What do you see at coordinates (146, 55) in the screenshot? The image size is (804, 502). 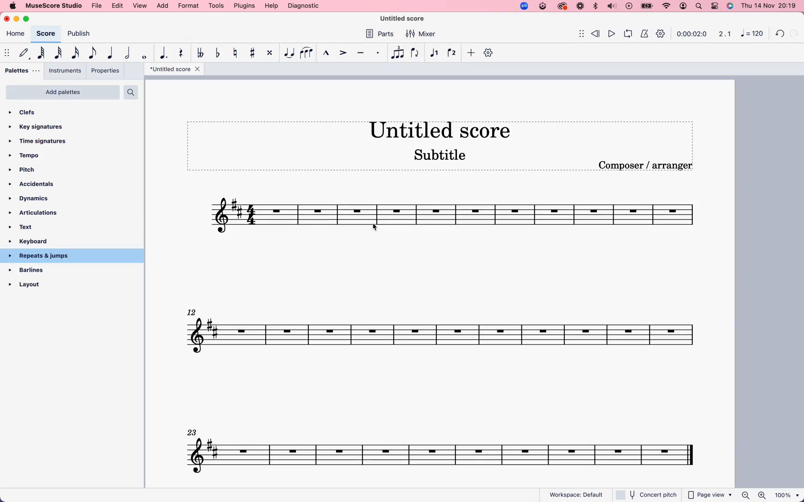 I see `whole note` at bounding box center [146, 55].